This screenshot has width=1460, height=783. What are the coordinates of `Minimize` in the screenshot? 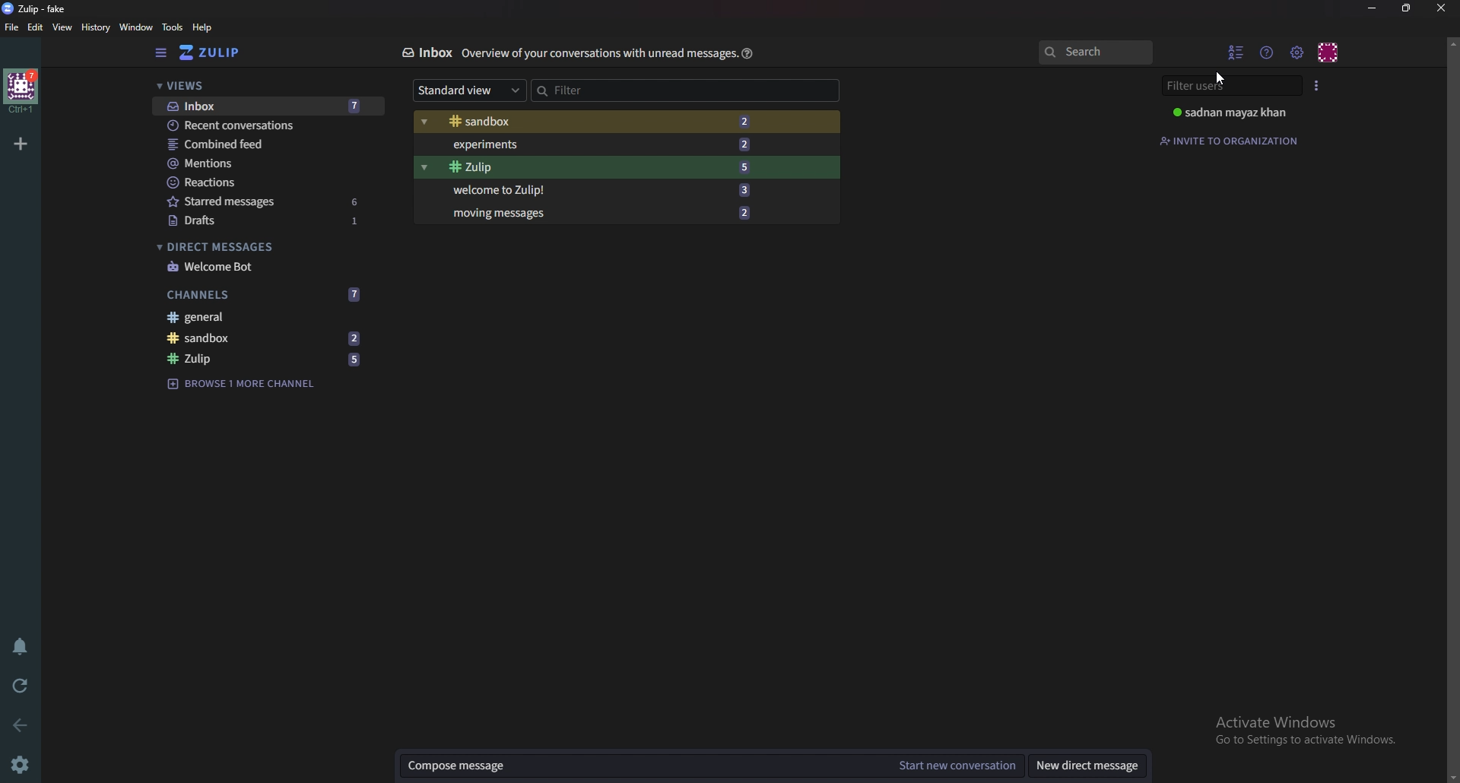 It's located at (1374, 8).